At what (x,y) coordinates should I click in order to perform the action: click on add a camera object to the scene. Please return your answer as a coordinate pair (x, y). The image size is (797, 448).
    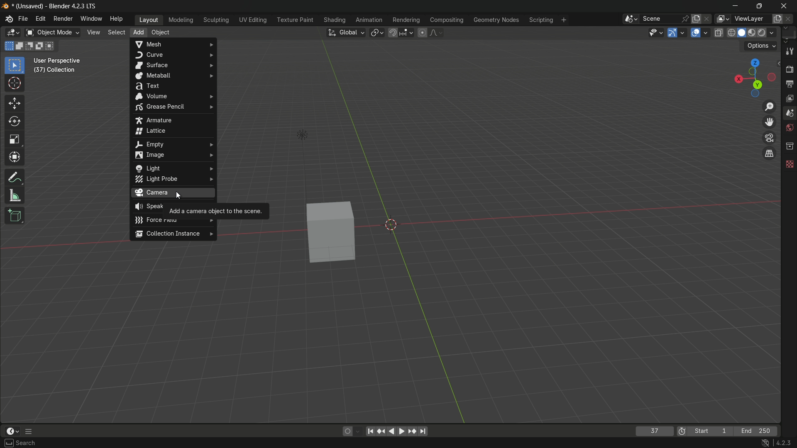
    Looking at the image, I should click on (218, 212).